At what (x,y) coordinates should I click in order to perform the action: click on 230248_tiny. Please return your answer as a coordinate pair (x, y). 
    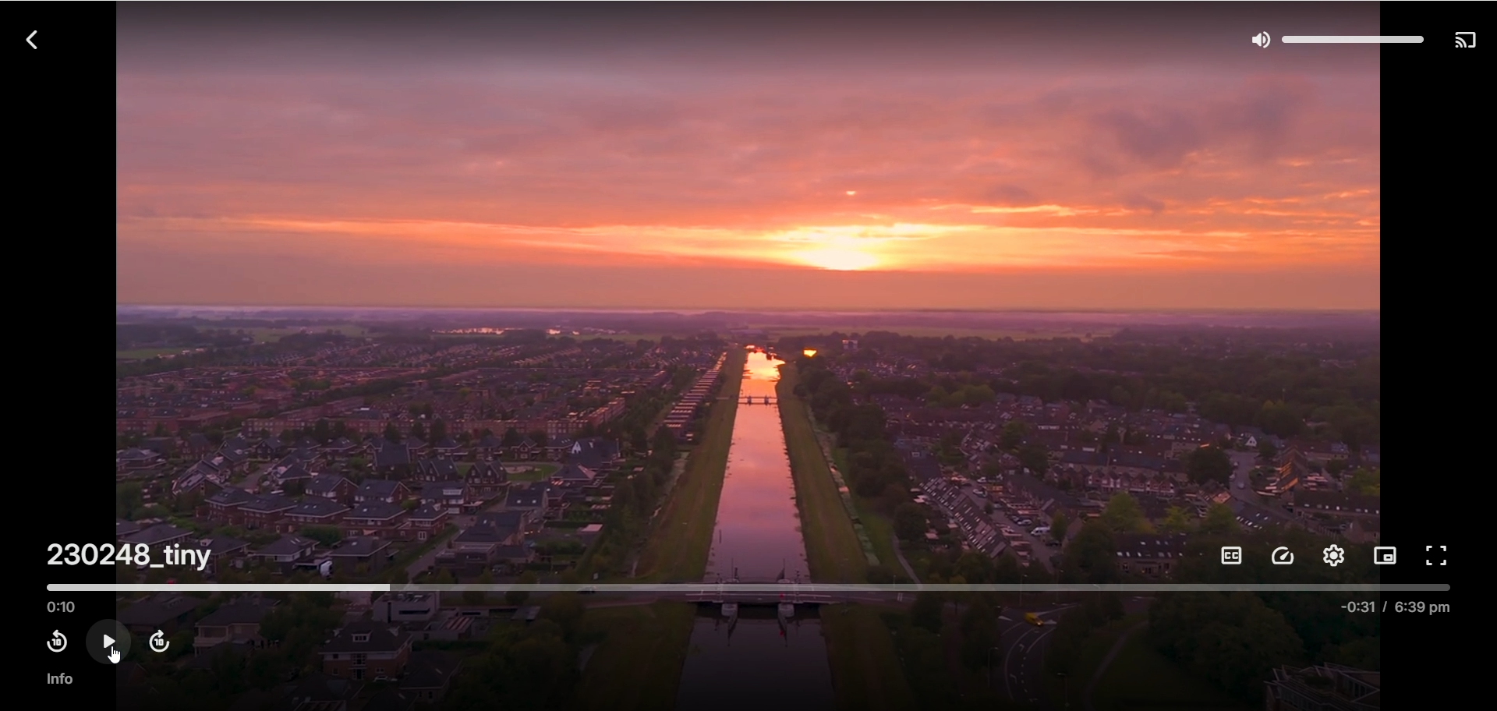
    Looking at the image, I should click on (125, 555).